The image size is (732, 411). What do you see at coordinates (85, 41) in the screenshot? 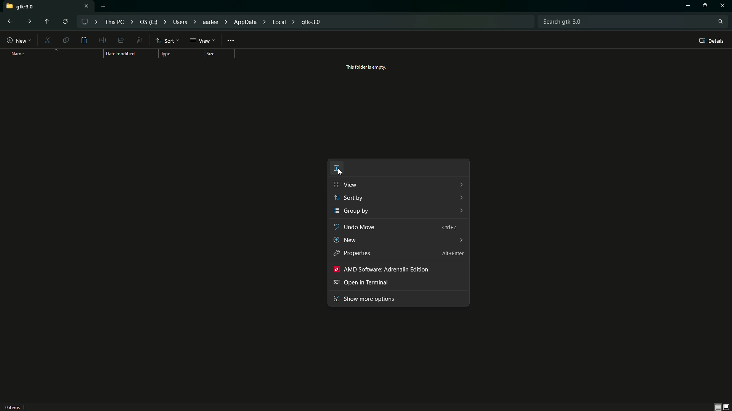
I see `Paste` at bounding box center [85, 41].